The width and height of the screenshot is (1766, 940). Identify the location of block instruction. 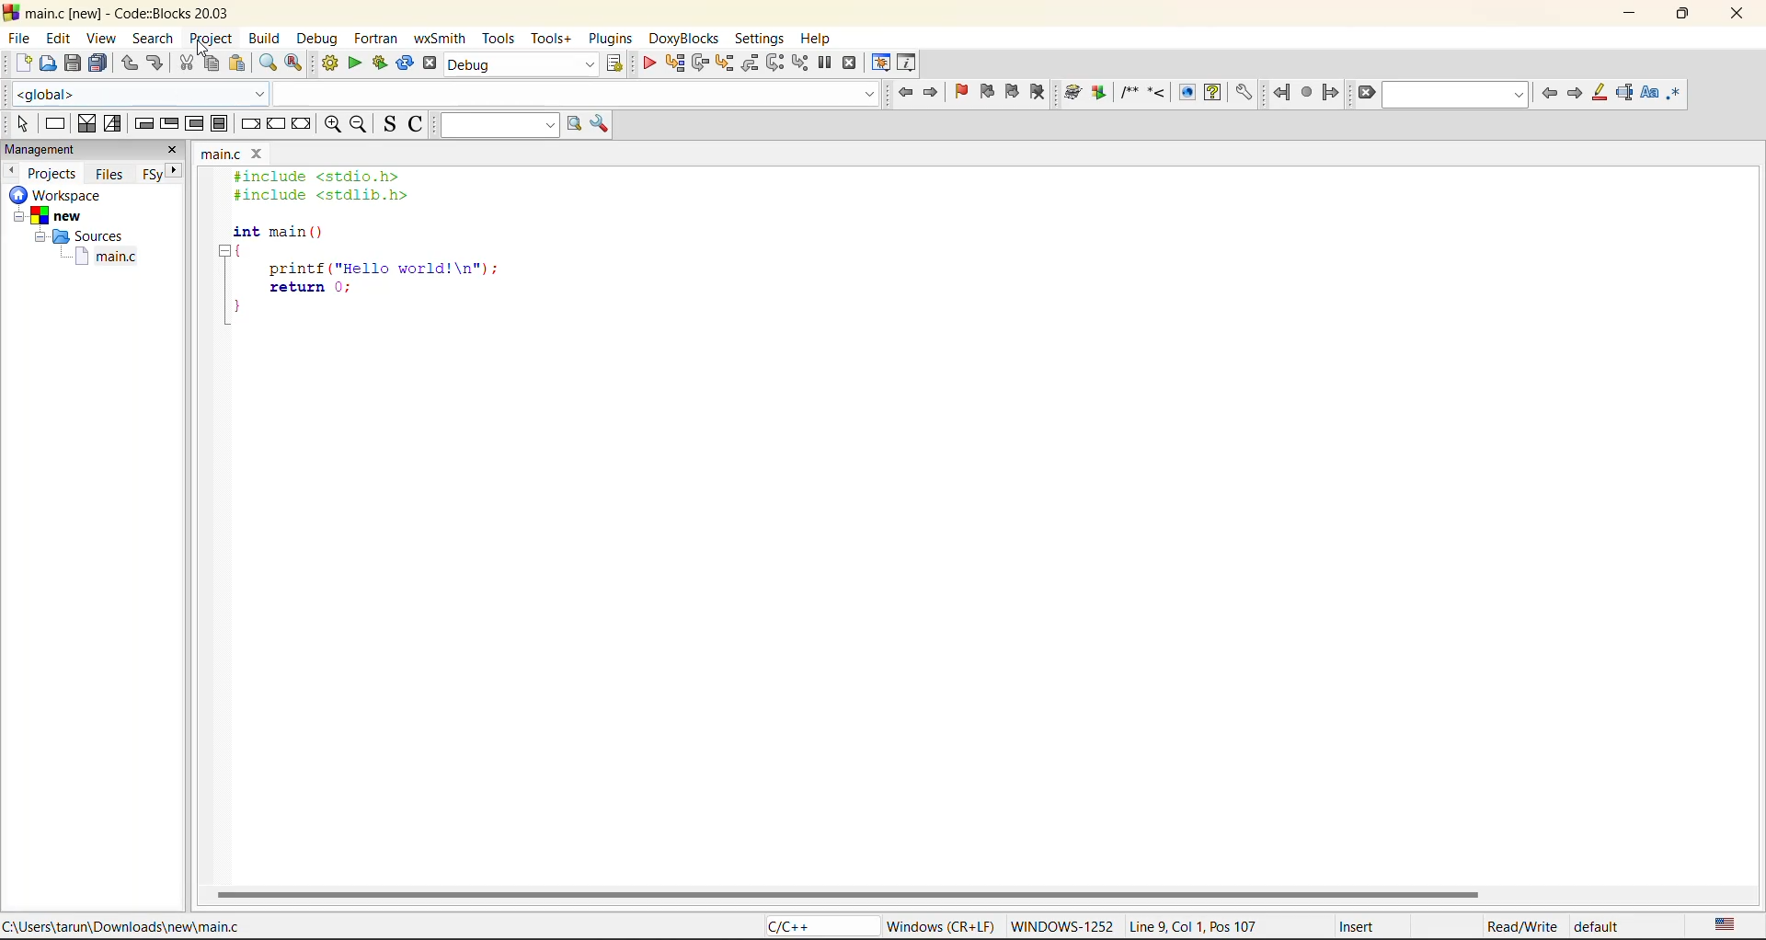
(222, 122).